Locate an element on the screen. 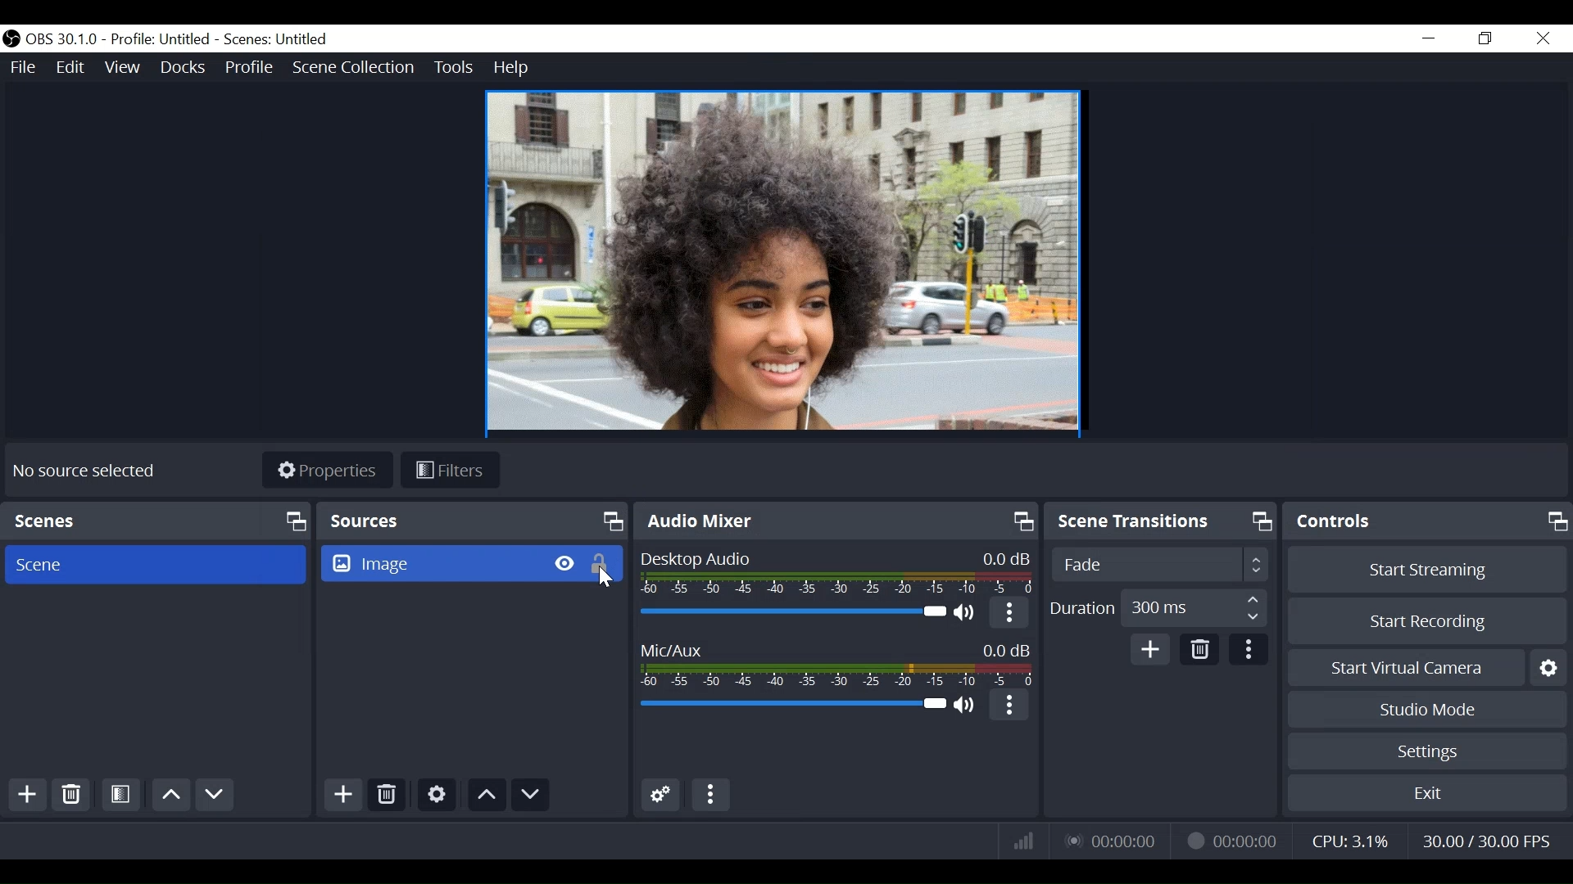  Cursor is located at coordinates (605, 578).